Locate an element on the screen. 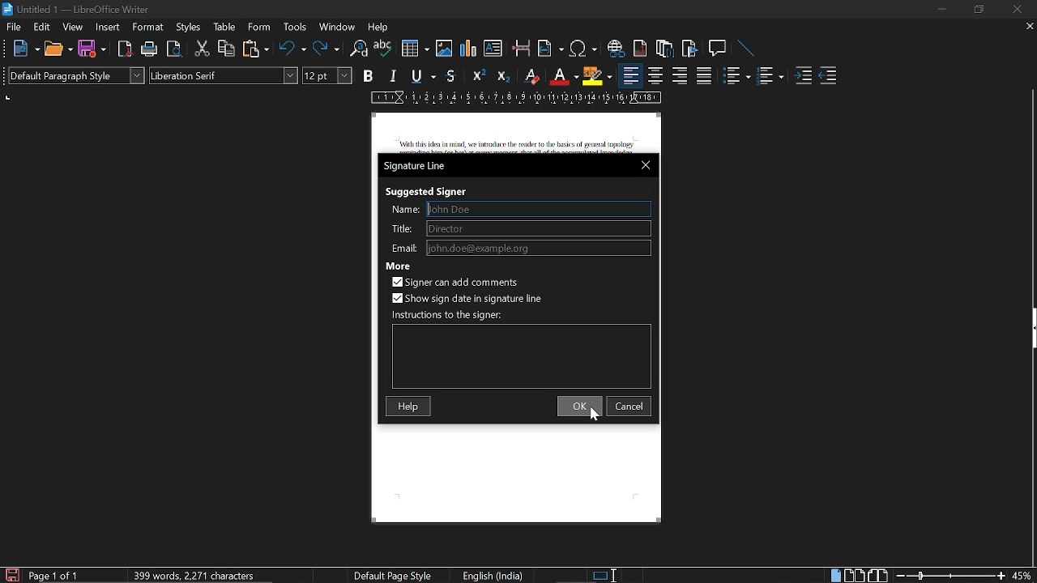 The width and height of the screenshot is (1037, 583). save  is located at coordinates (11, 574).